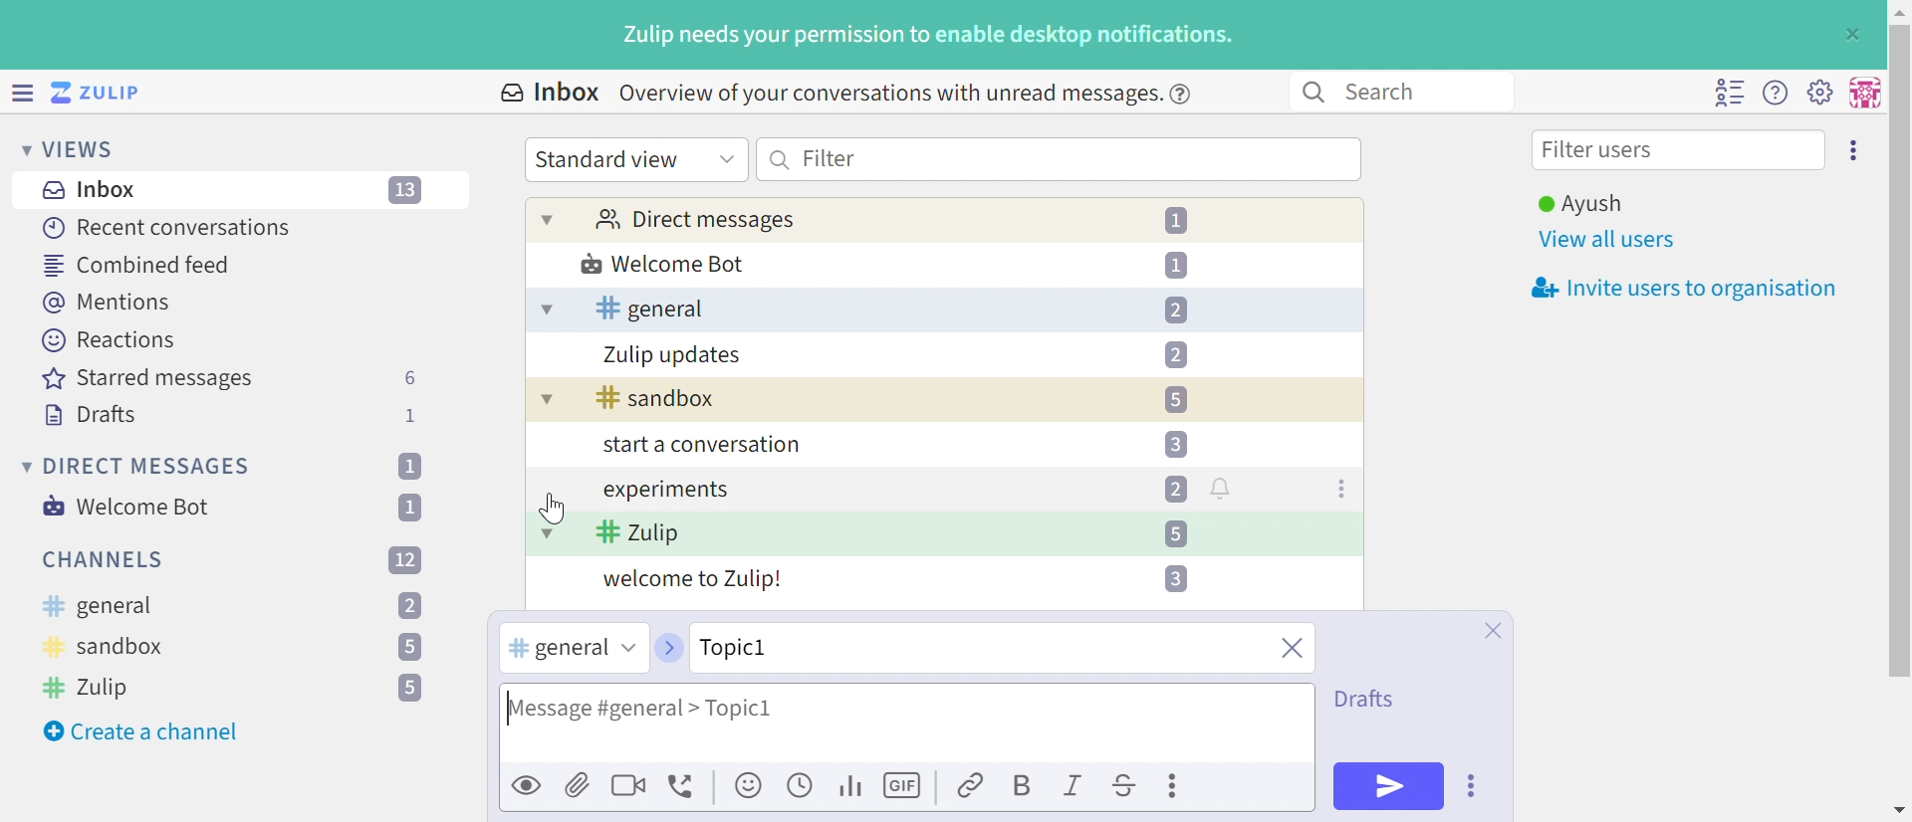 This screenshot has height=822, width=1912. Describe the element at coordinates (1176, 264) in the screenshot. I see `1` at that location.